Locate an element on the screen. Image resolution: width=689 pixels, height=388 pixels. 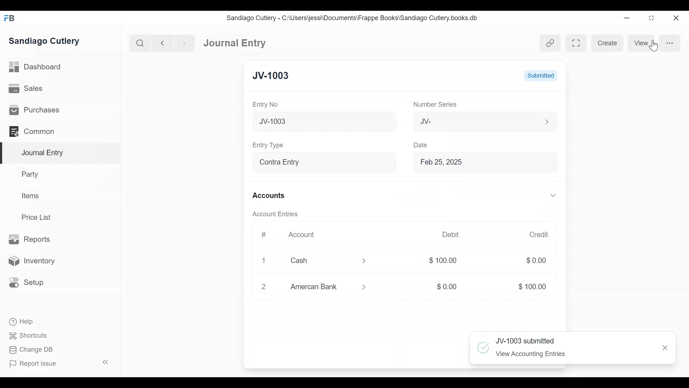
Minimize is located at coordinates (628, 18).